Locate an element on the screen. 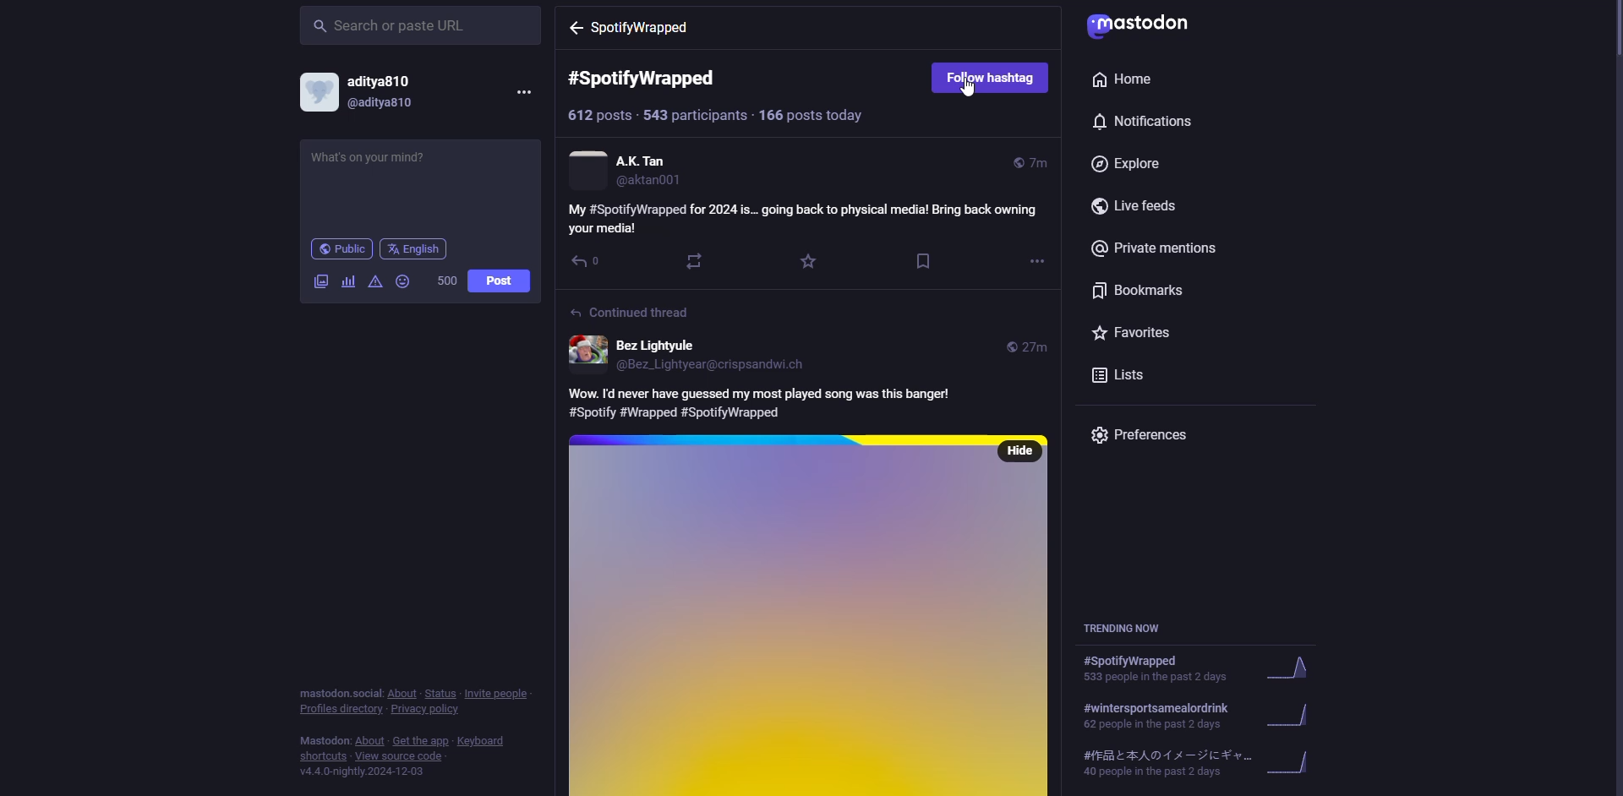 Image resolution: width=1623 pixels, height=796 pixels. trending  is located at coordinates (1197, 670).